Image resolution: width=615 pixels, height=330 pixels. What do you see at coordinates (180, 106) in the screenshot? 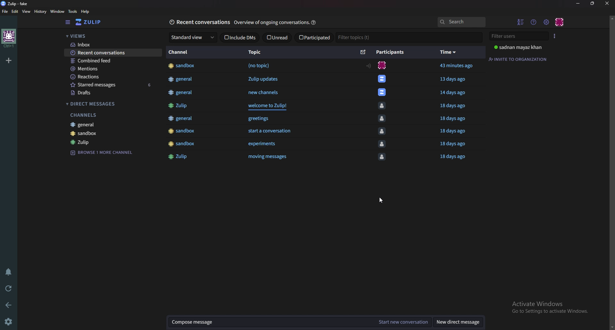
I see `# Zulip` at bounding box center [180, 106].